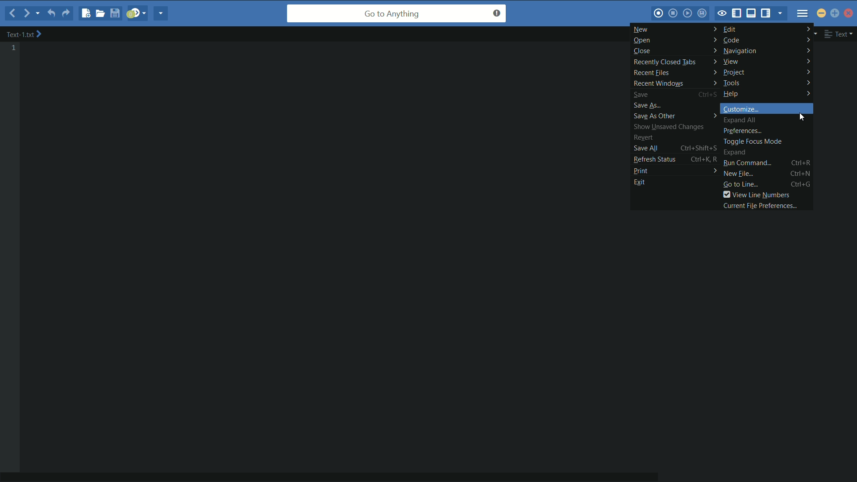  I want to click on save as other, so click(675, 116).